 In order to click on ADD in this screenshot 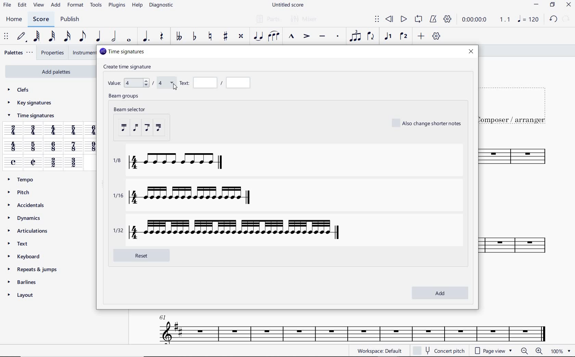, I will do `click(421, 36)`.